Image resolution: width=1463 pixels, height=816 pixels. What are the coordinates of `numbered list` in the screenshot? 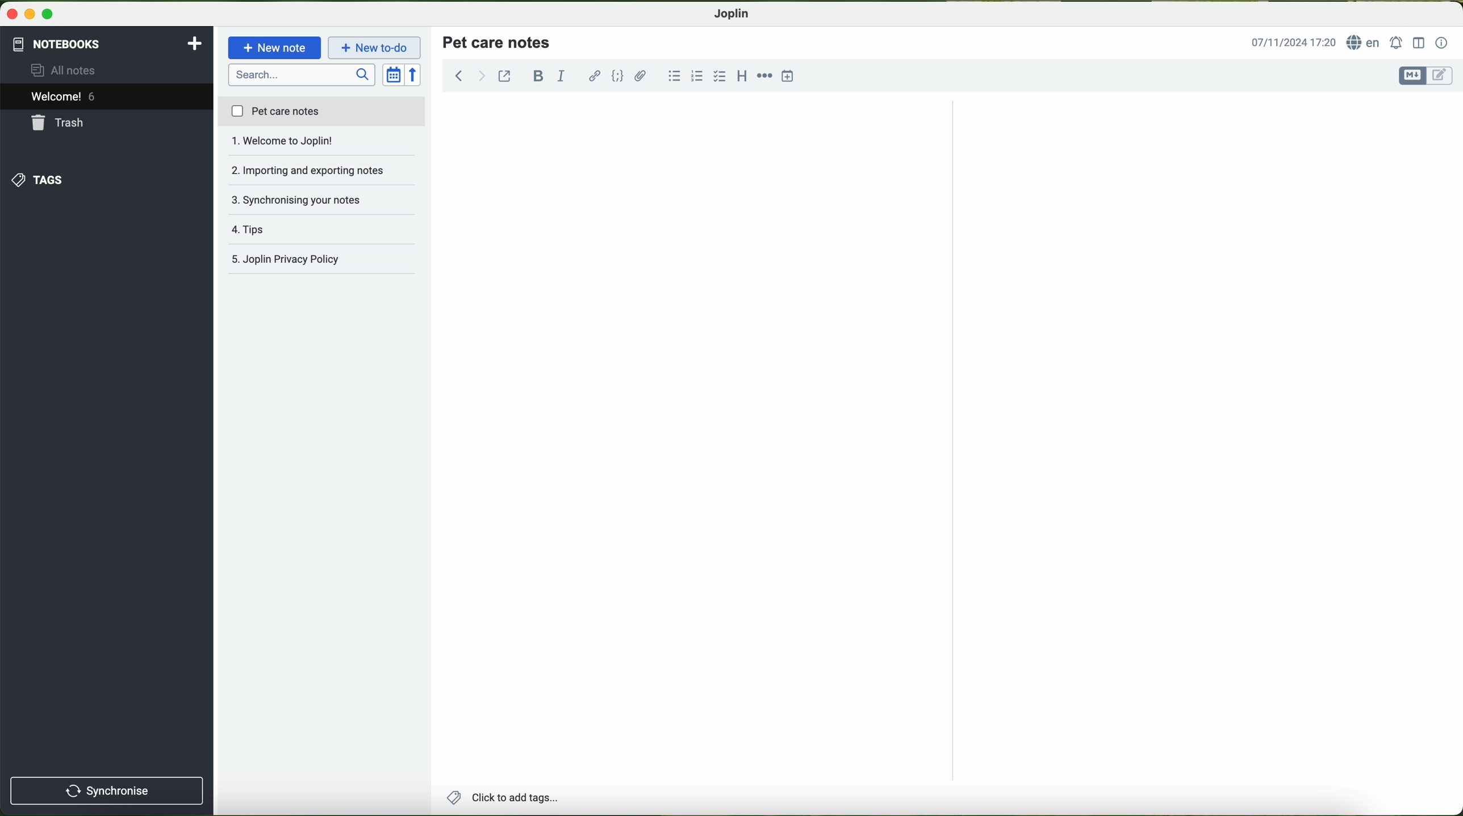 It's located at (696, 76).